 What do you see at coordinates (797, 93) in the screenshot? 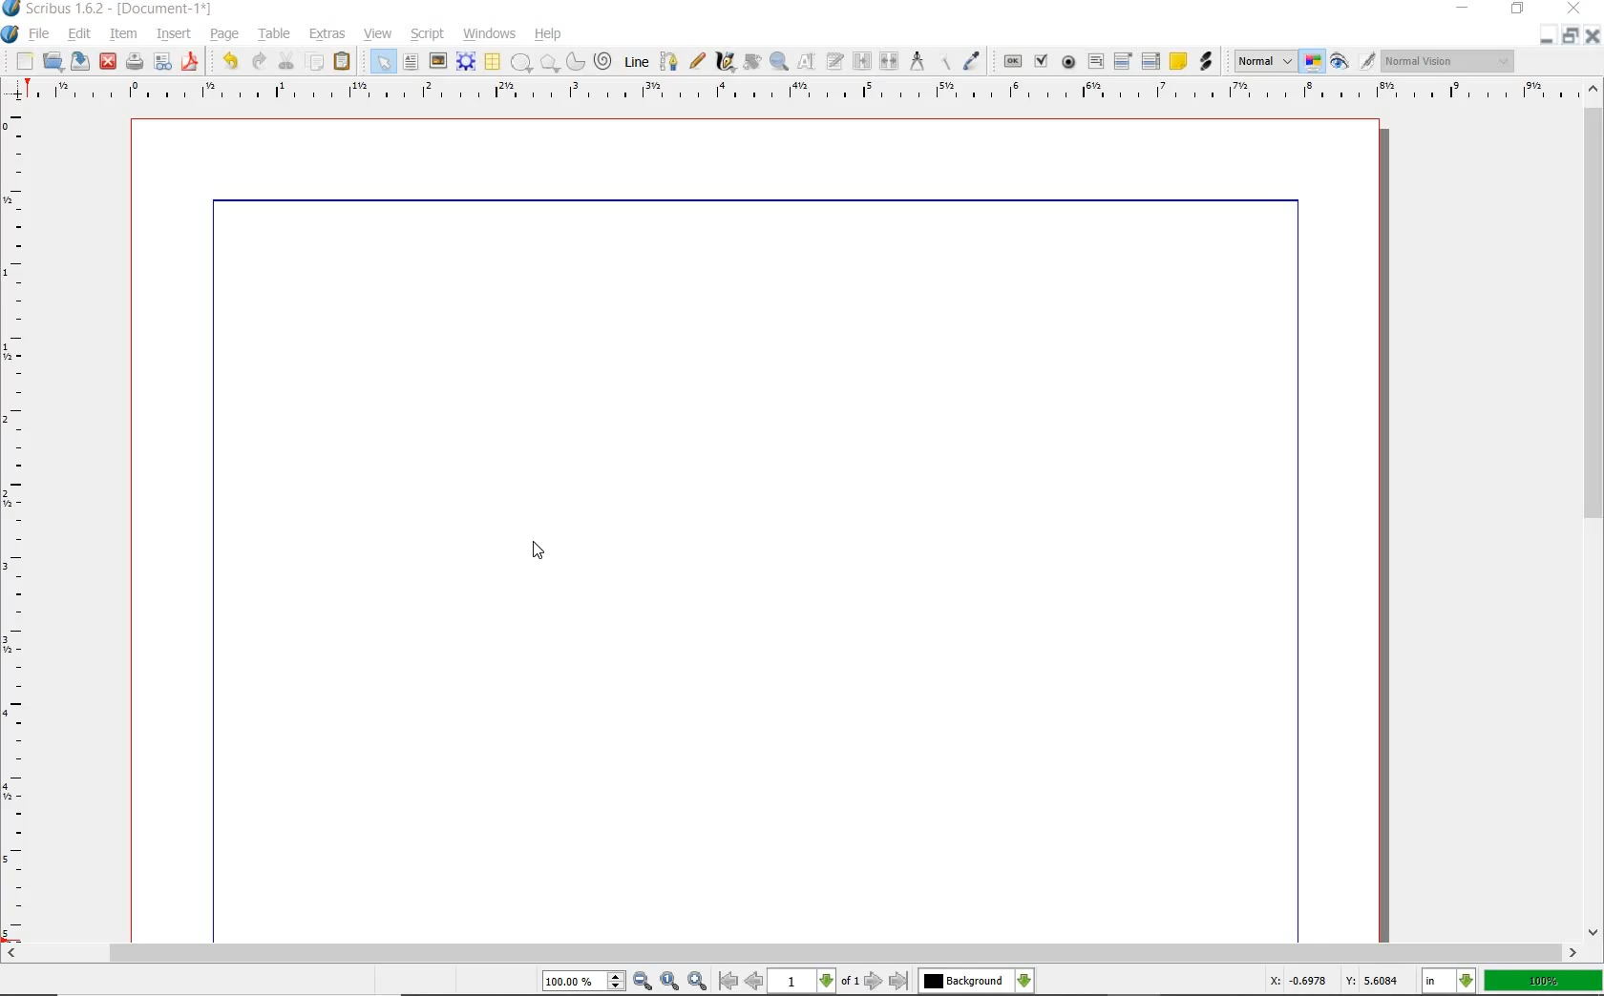
I see `RULER` at bounding box center [797, 93].